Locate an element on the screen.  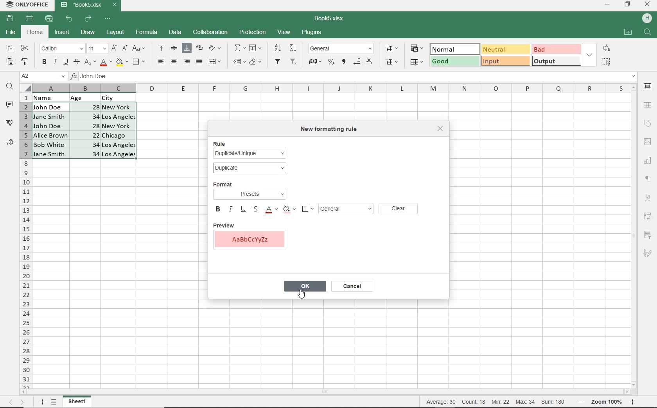
SLICER is located at coordinates (648, 235).